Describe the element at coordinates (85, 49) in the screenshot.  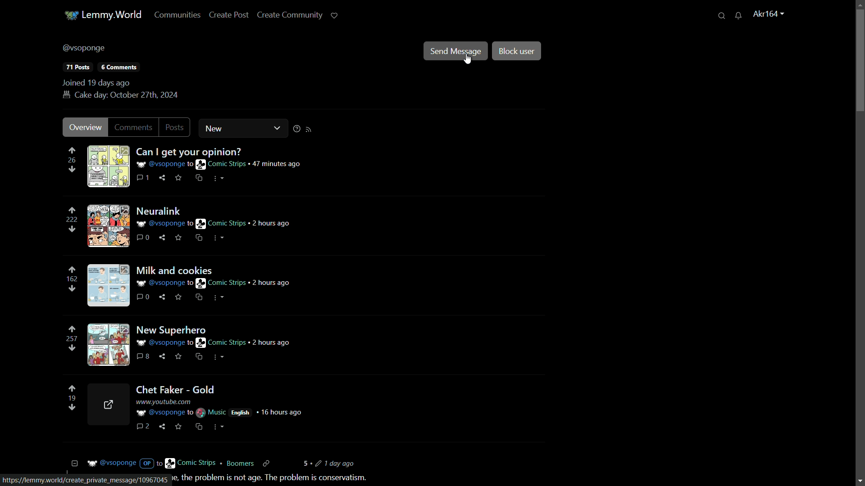
I see `username` at that location.